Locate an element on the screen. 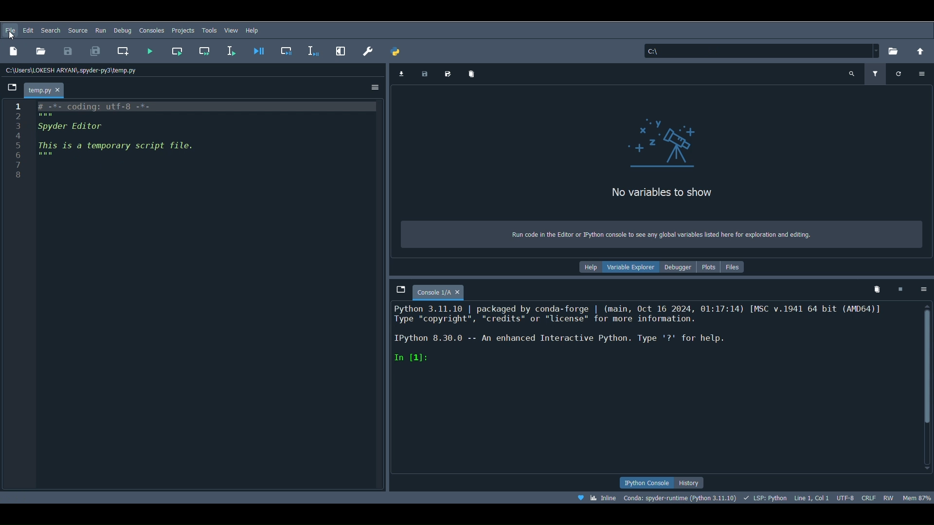  Completions, linting, code folding and symbols status is located at coordinates (765, 498).